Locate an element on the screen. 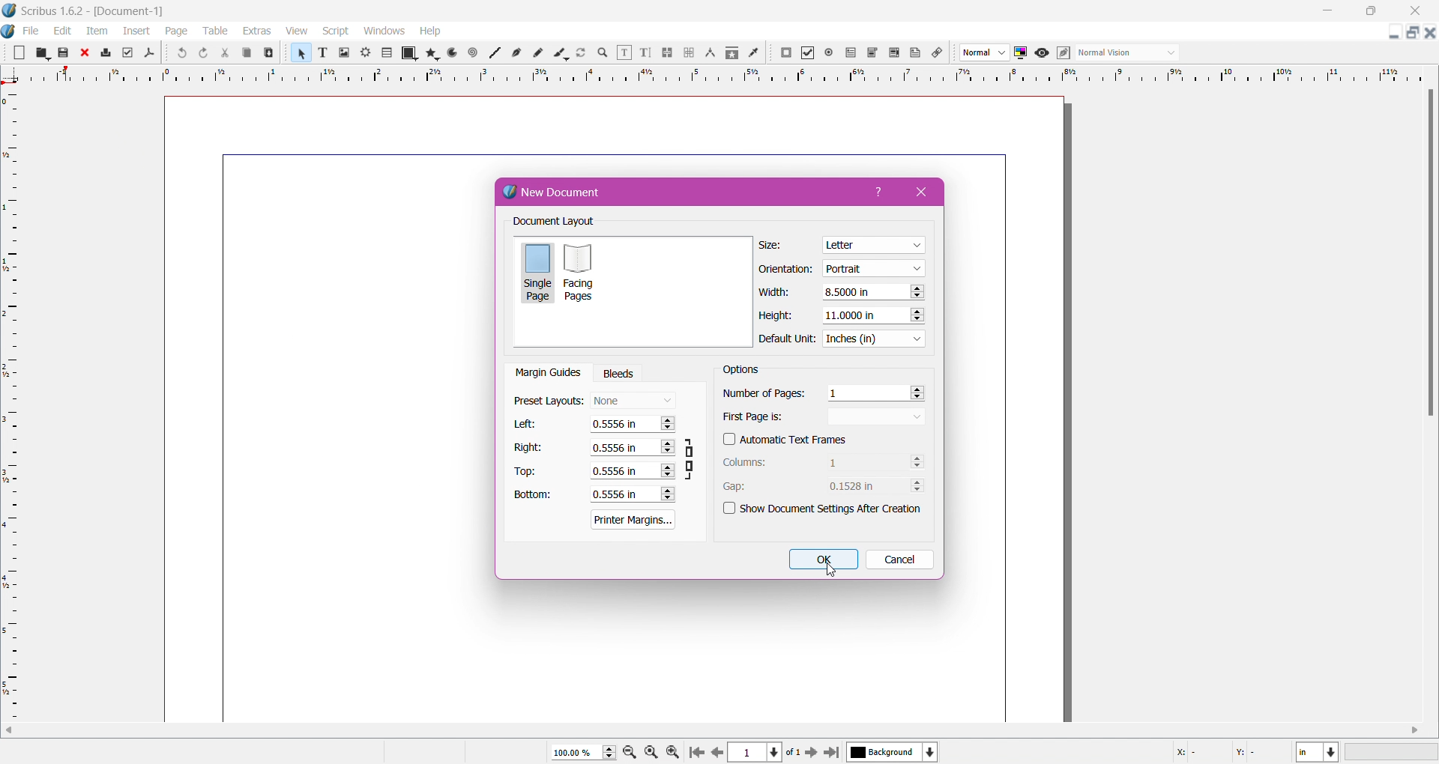 The width and height of the screenshot is (1439, 764). View is located at coordinates (298, 32).